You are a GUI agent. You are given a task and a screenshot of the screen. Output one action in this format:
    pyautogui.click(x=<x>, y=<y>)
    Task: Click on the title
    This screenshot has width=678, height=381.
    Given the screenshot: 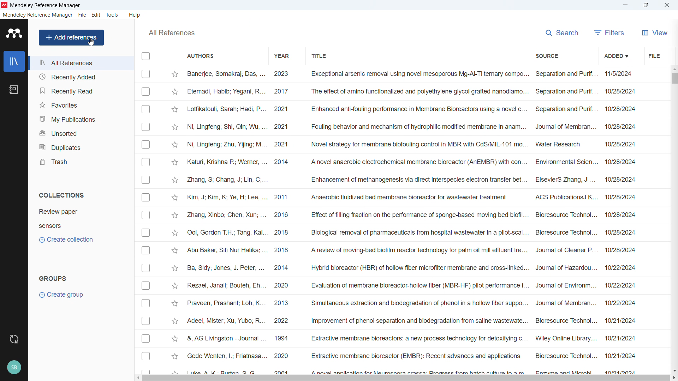 What is the action you would take?
    pyautogui.click(x=46, y=6)
    